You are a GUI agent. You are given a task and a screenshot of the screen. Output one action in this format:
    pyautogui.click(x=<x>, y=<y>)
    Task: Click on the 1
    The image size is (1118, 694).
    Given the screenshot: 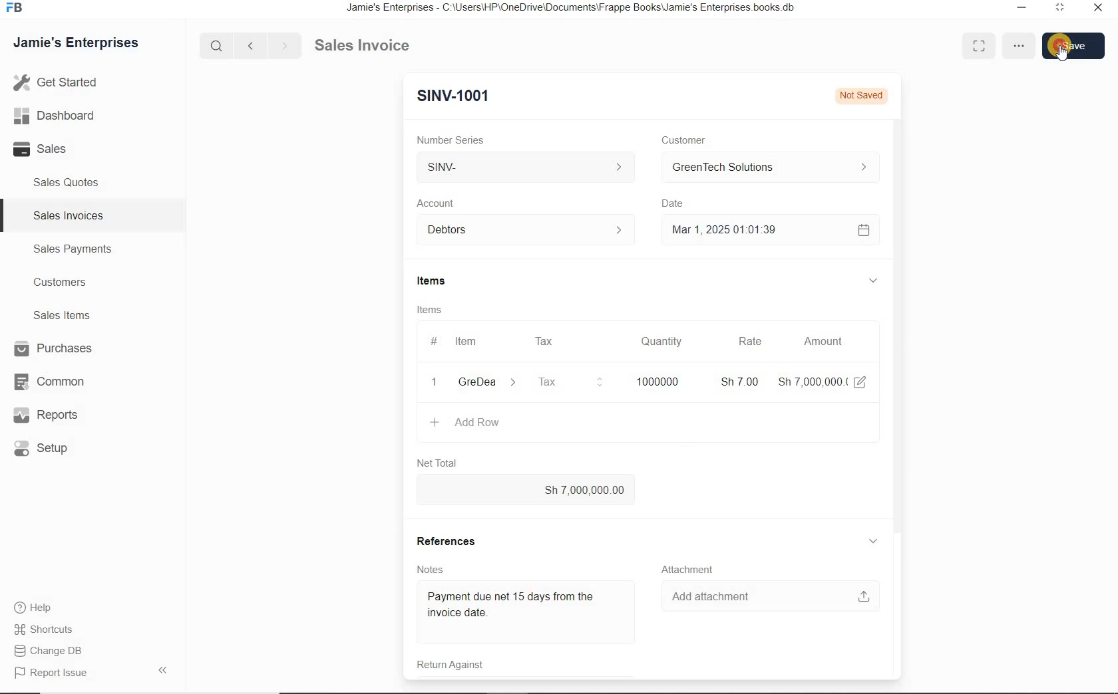 What is the action you would take?
    pyautogui.click(x=435, y=382)
    